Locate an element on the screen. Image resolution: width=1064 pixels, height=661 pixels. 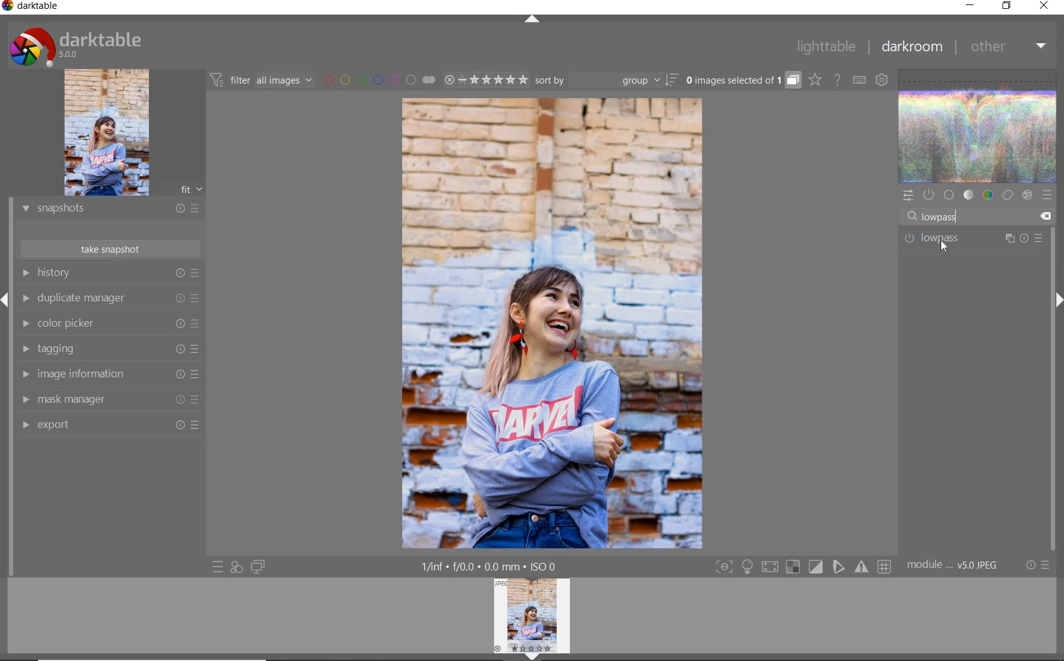
set keyboard shortcuts is located at coordinates (858, 79).